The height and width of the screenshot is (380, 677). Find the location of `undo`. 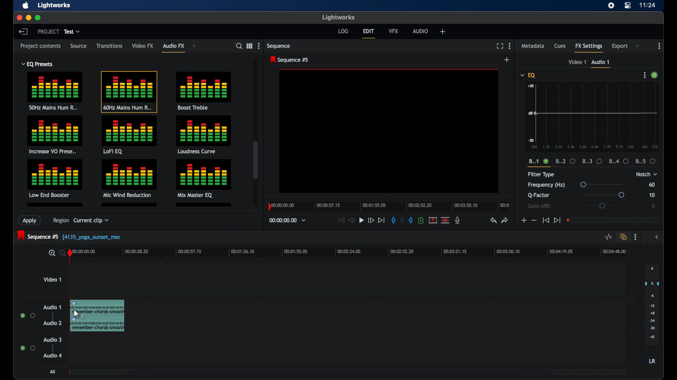

undo is located at coordinates (493, 220).